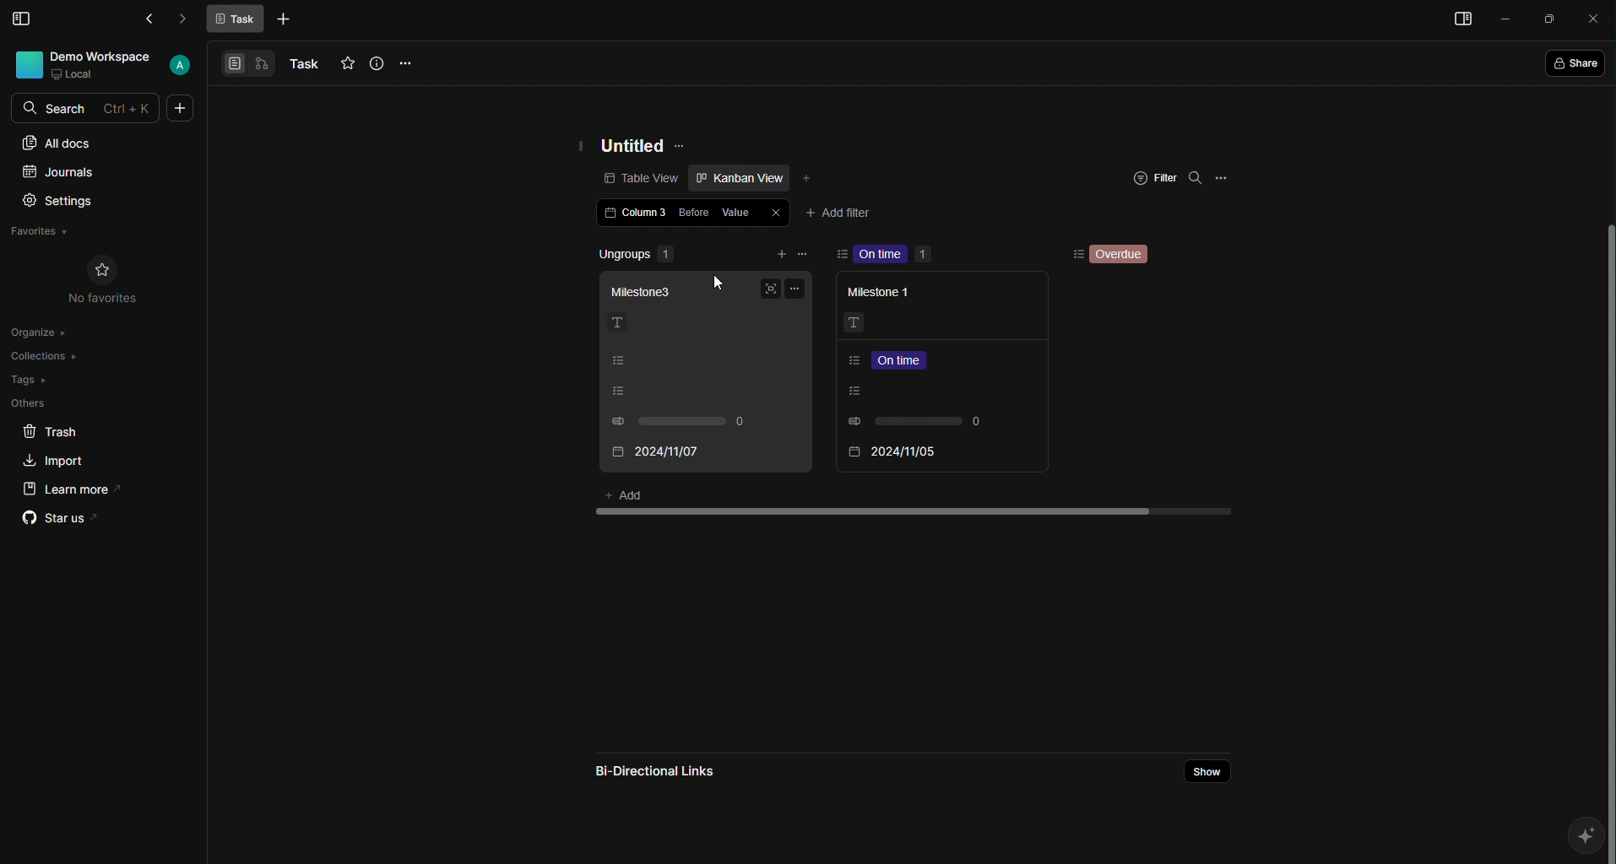 The height and width of the screenshot is (864, 1616). Describe the element at coordinates (1202, 770) in the screenshot. I see `Share` at that location.